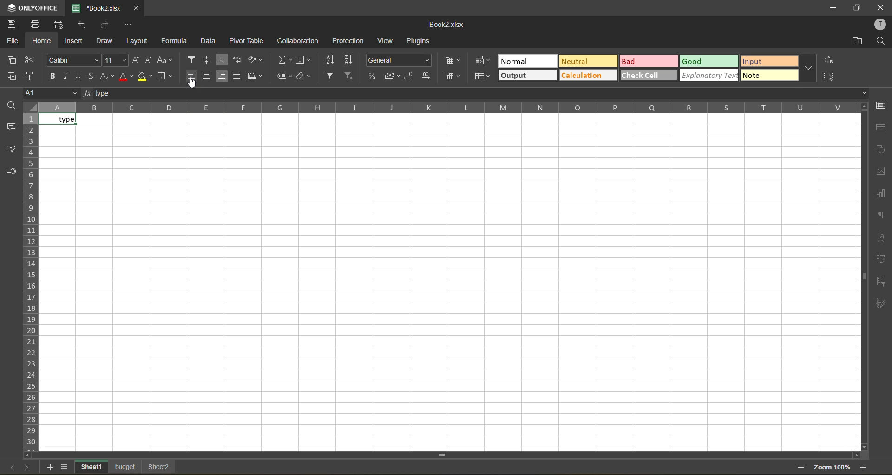 This screenshot has height=475, width=892. Describe the element at coordinates (30, 8) in the screenshot. I see `app name` at that location.